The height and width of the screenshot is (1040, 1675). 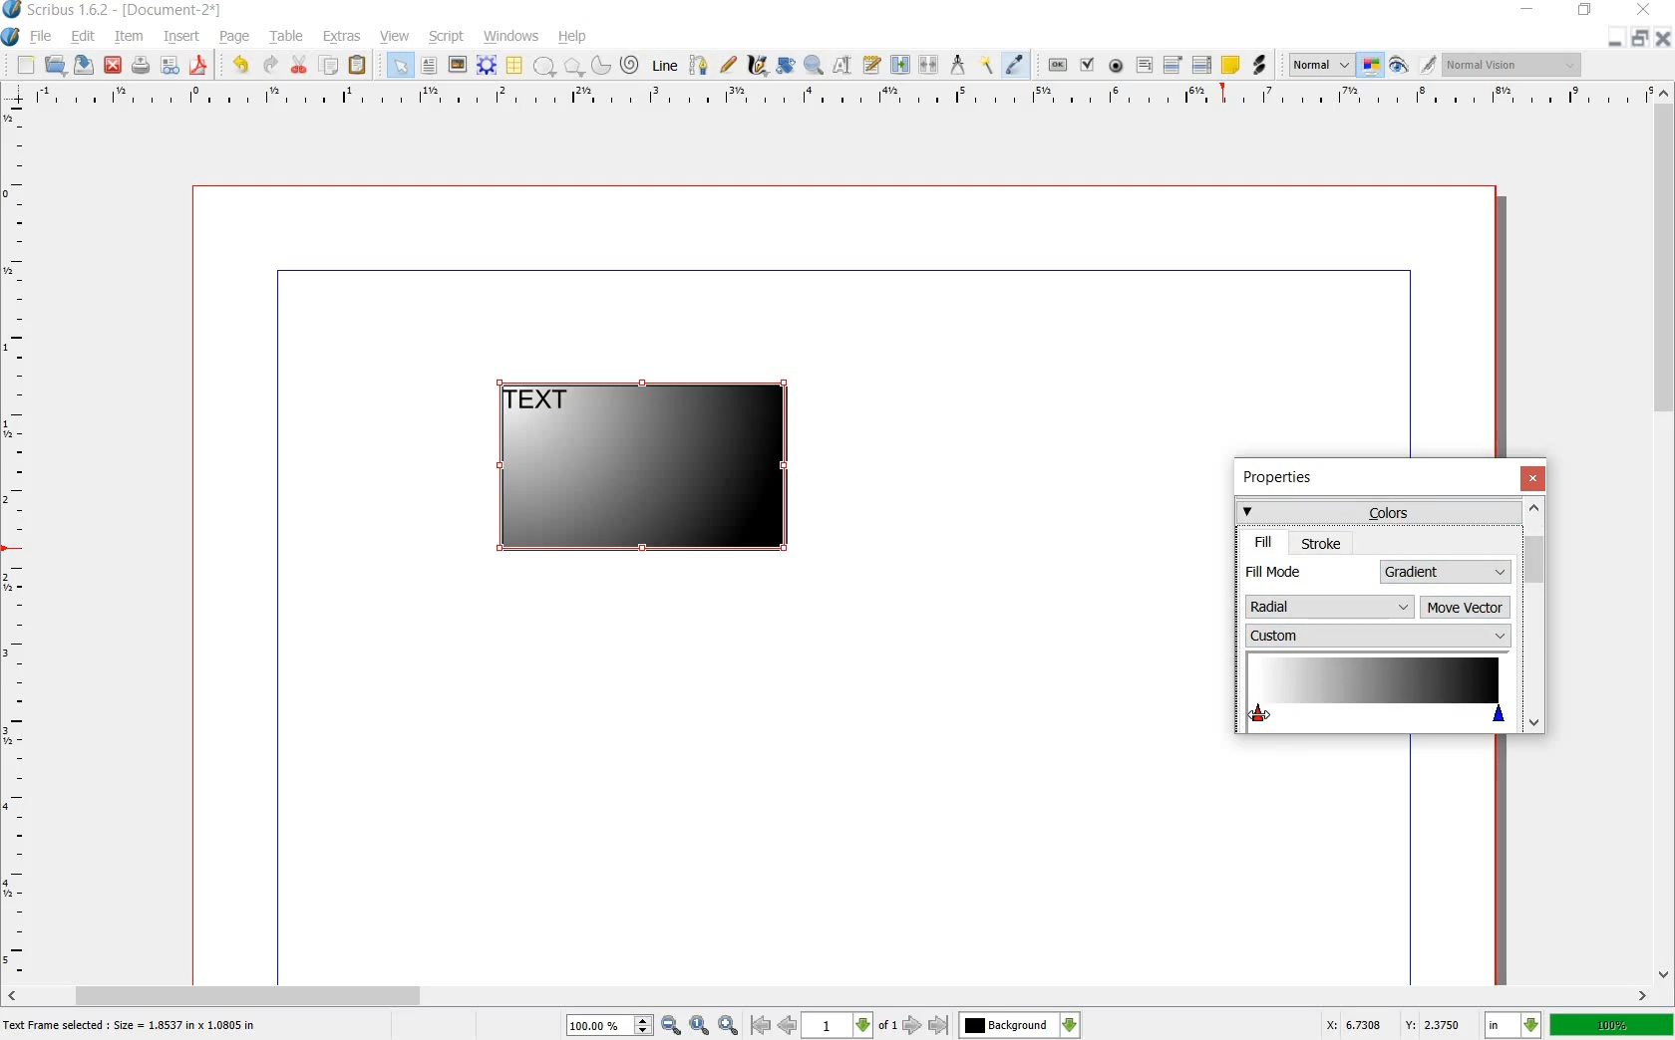 What do you see at coordinates (448, 37) in the screenshot?
I see `script` at bounding box center [448, 37].